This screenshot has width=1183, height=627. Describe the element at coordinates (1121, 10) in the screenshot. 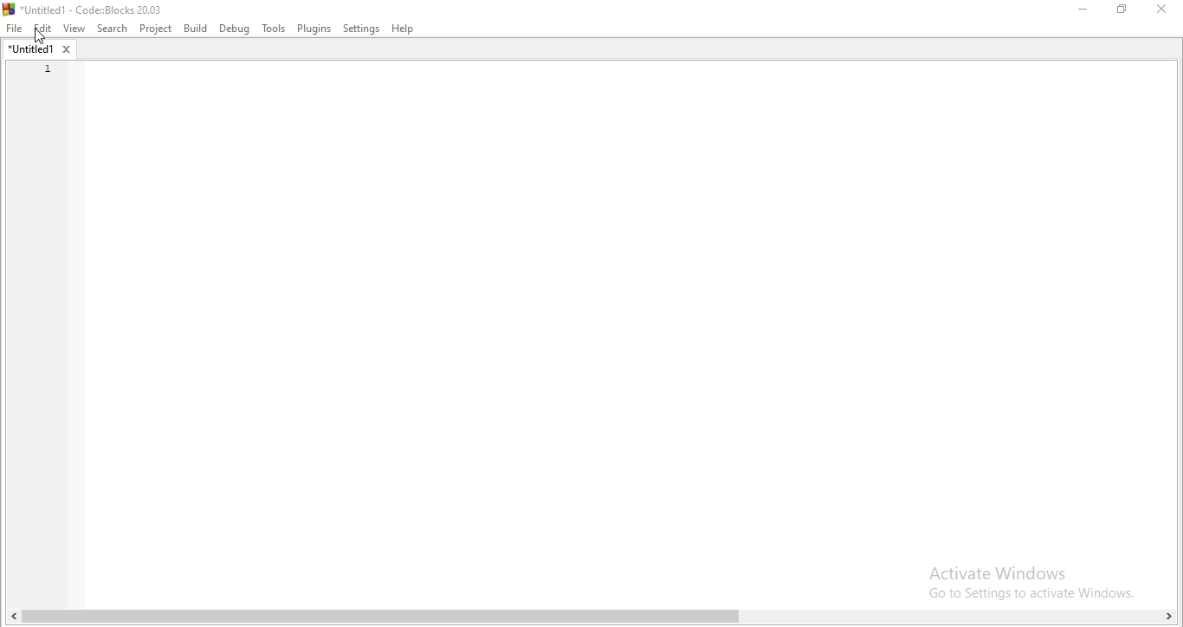

I see `Restore` at that location.